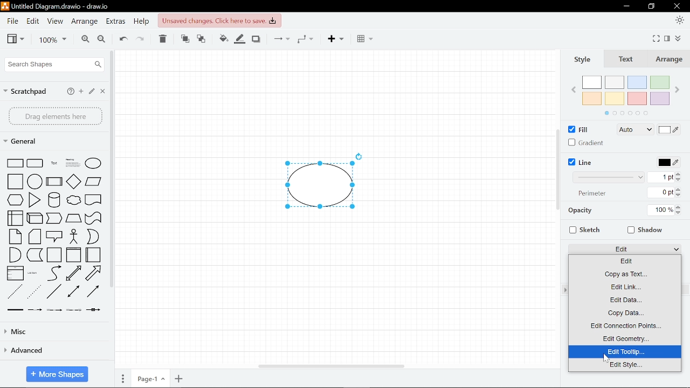 This screenshot has height=388, width=690. What do you see at coordinates (635, 130) in the screenshot?
I see `Fill settings` at bounding box center [635, 130].